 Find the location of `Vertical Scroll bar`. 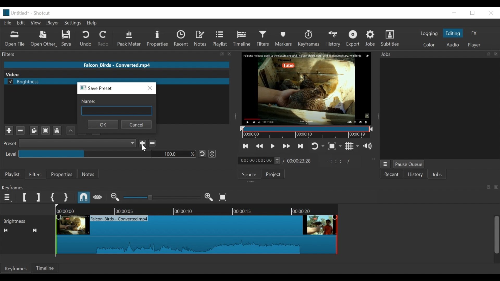

Vertical Scroll bar is located at coordinates (497, 235).